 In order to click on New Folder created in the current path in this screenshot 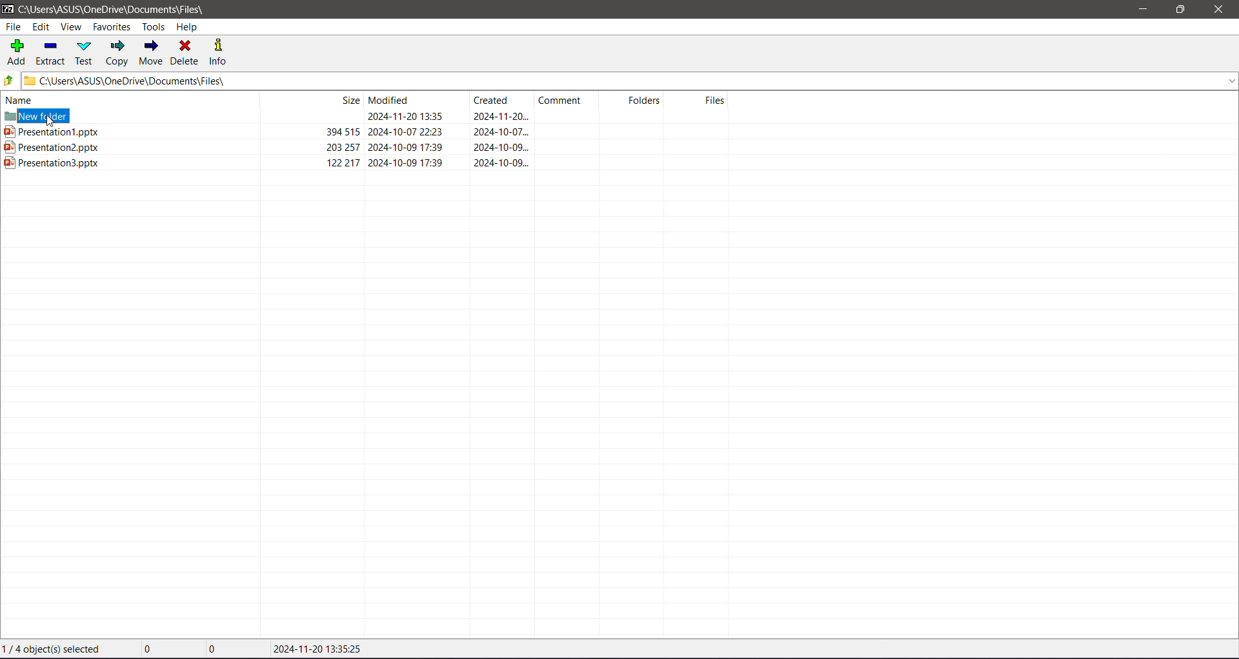, I will do `click(367, 118)`.